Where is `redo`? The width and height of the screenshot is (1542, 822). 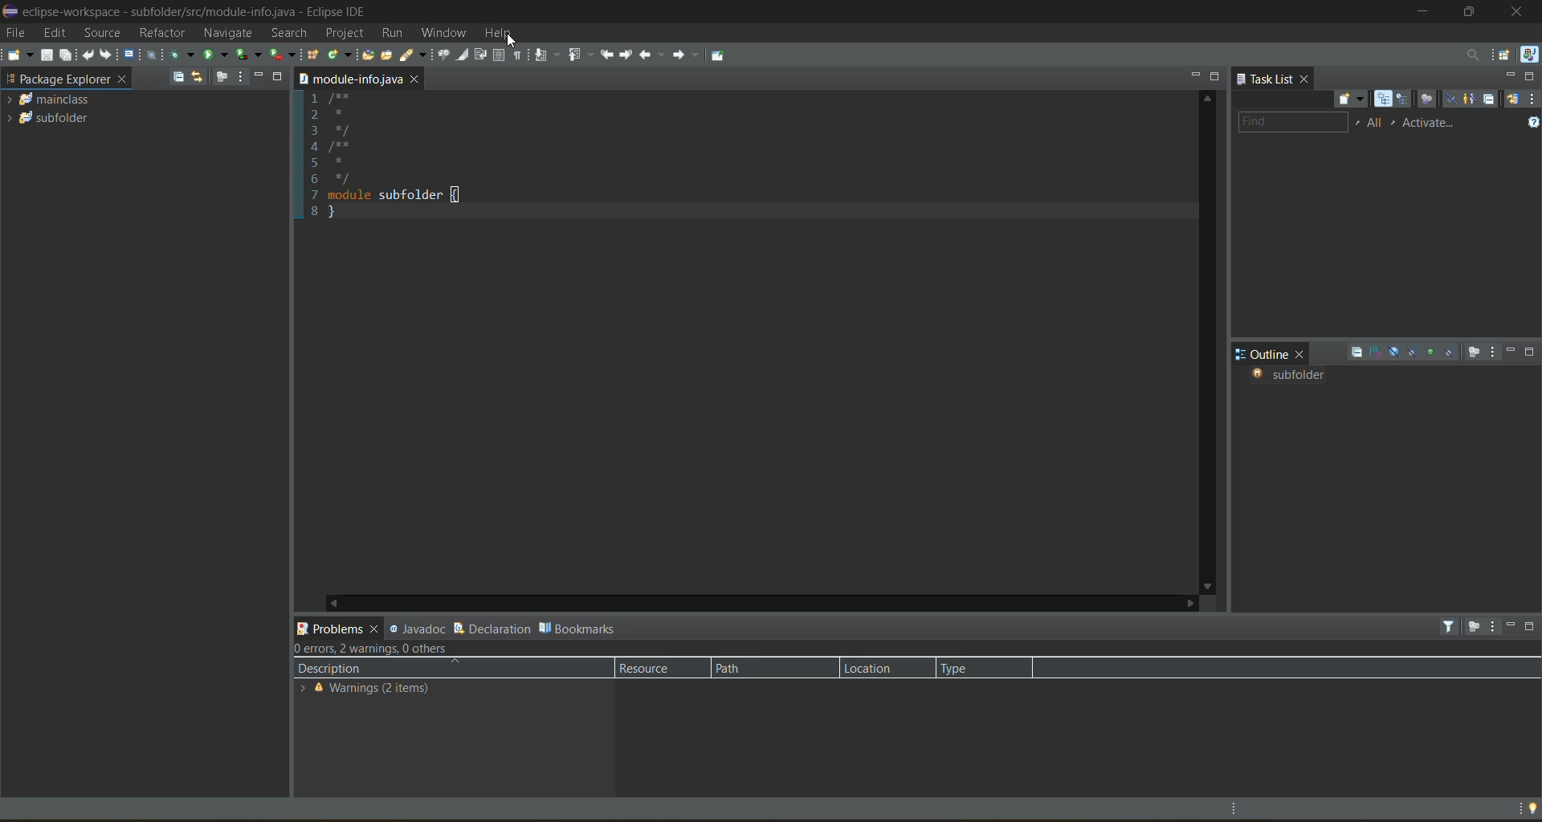
redo is located at coordinates (109, 54).